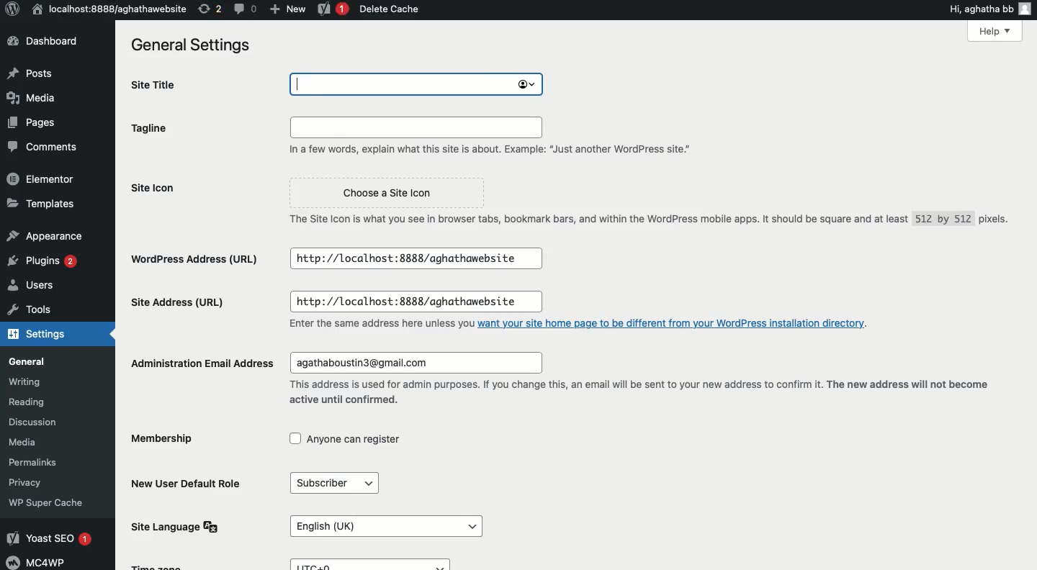  Describe the element at coordinates (380, 325) in the screenshot. I see `Enter the same address here unless you` at that location.